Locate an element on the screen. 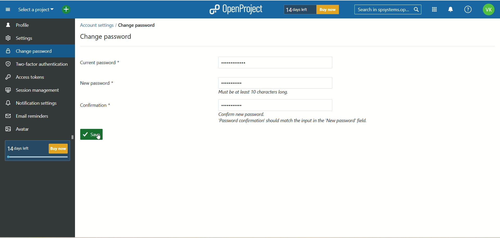 The height and width of the screenshot is (238, 500). two factor authentication is located at coordinates (39, 65).